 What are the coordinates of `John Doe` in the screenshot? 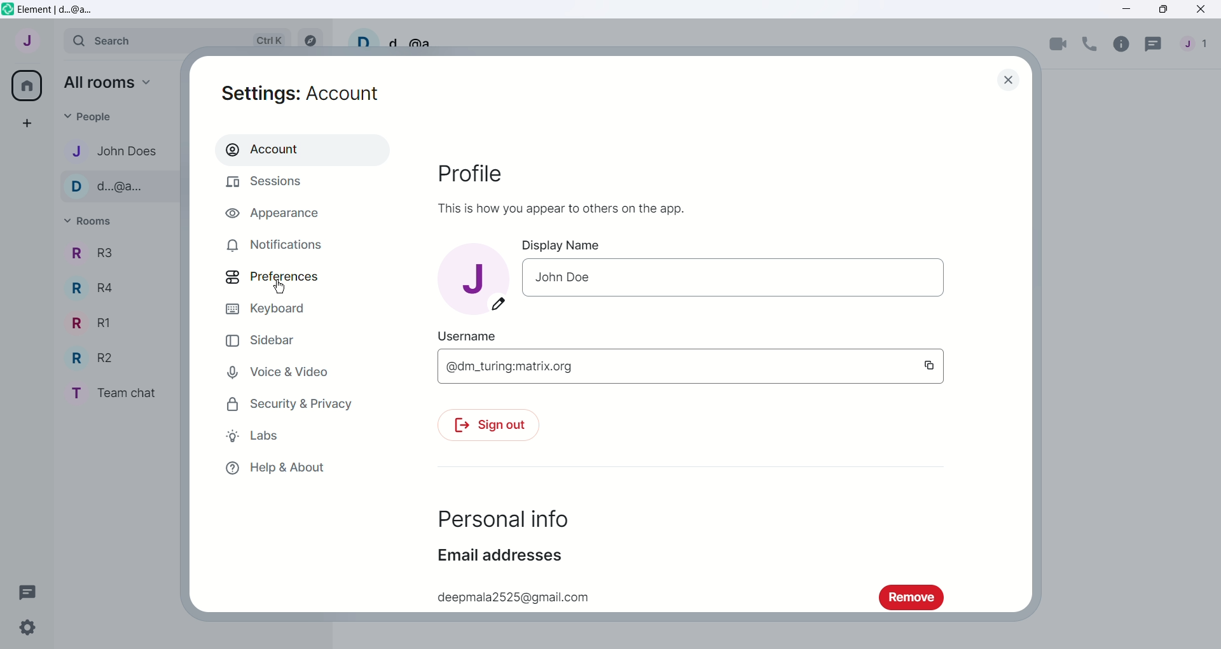 It's located at (563, 277).